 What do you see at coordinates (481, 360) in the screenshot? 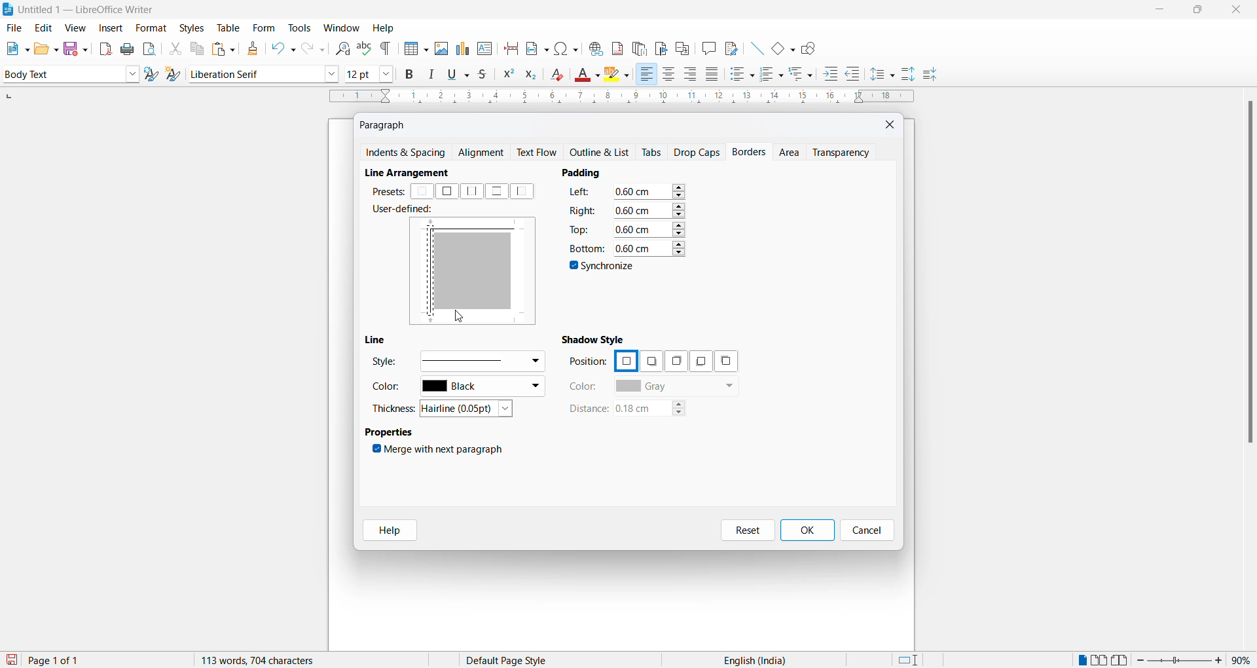
I see `line options` at bounding box center [481, 360].